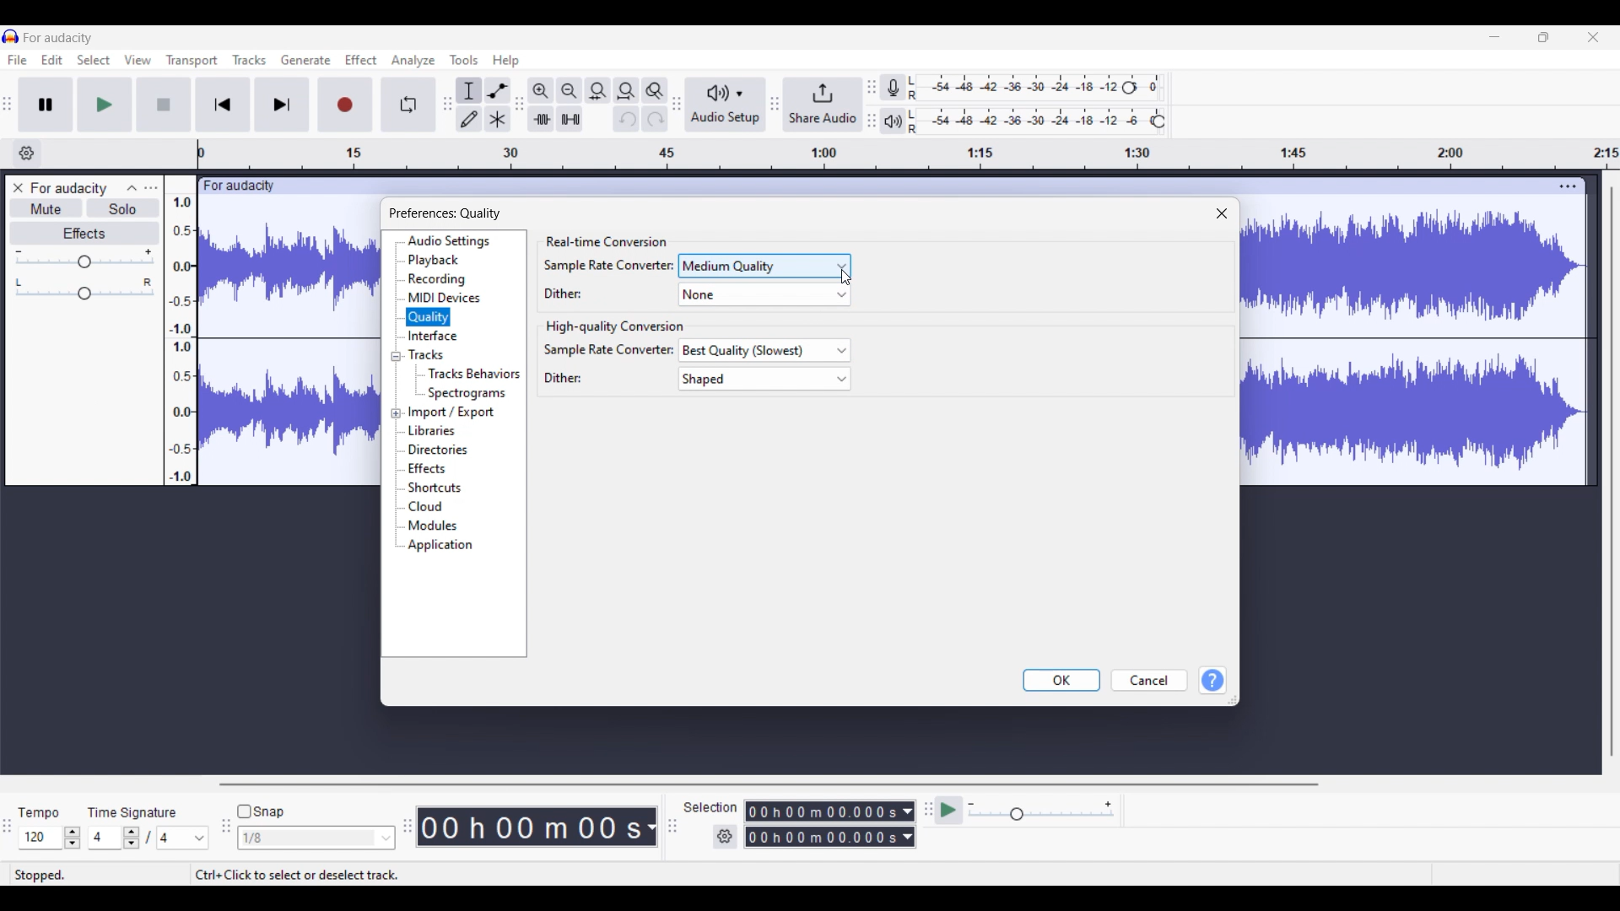  I want to click on Playback meter, so click(893, 121).